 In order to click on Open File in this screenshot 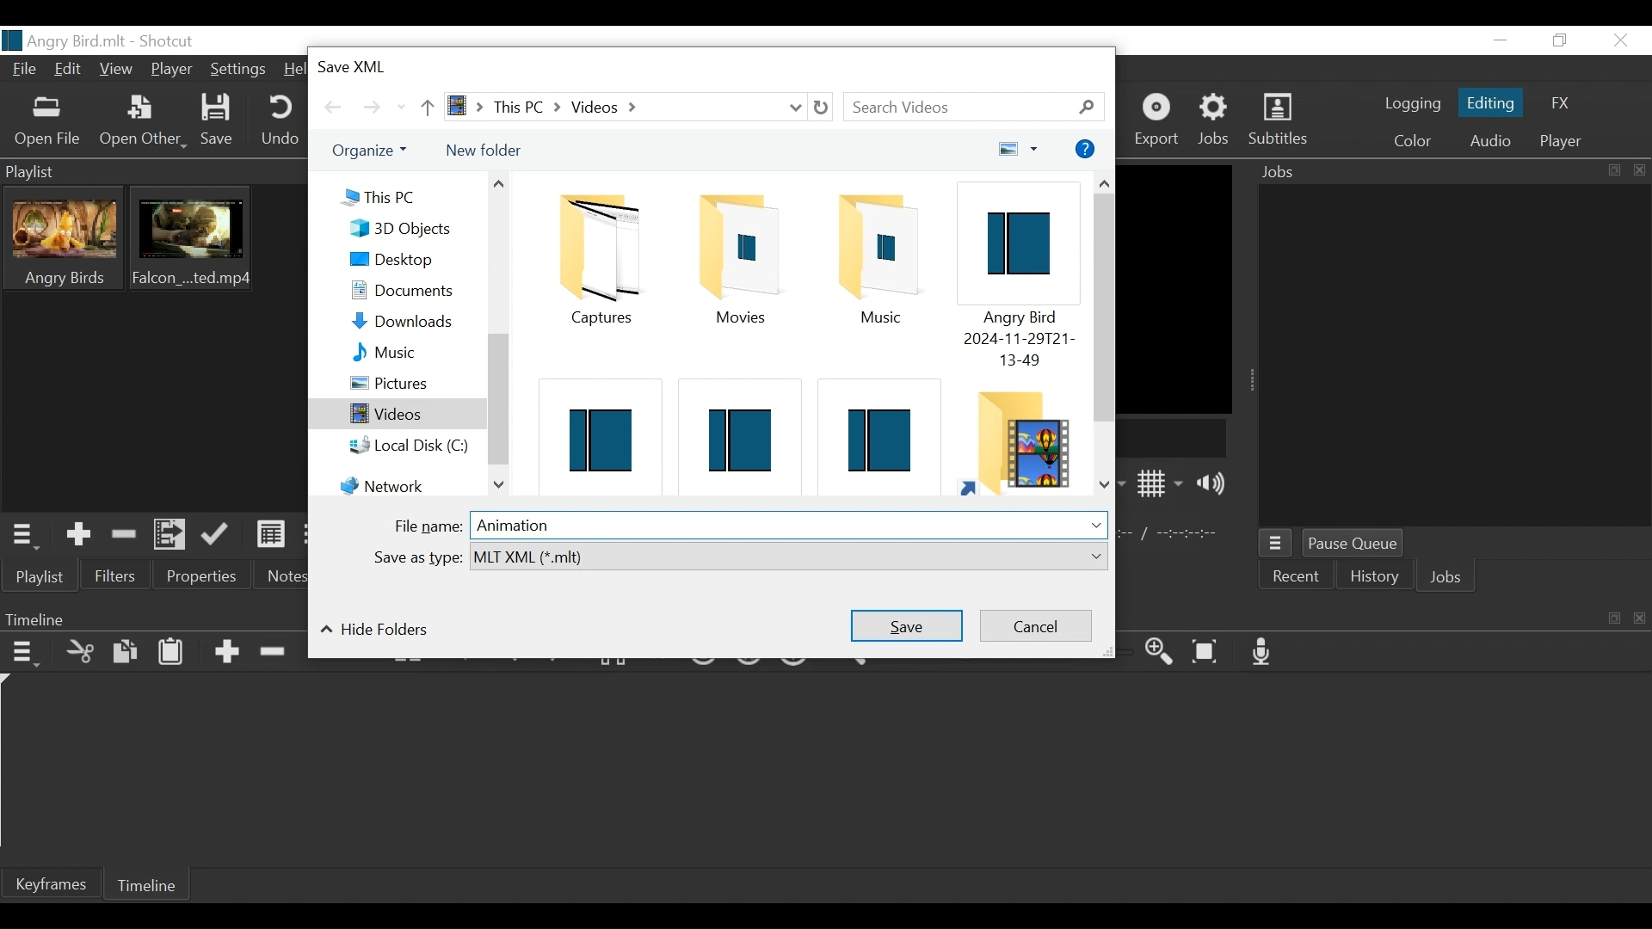, I will do `click(45, 123)`.